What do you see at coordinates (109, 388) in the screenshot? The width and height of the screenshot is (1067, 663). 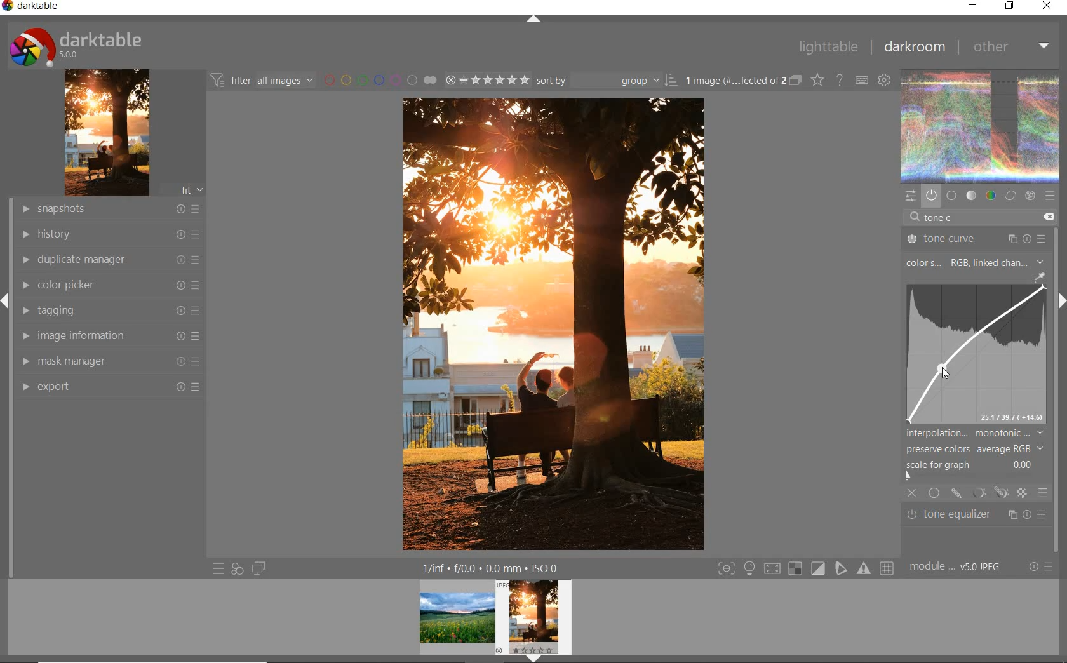 I see `export` at bounding box center [109, 388].